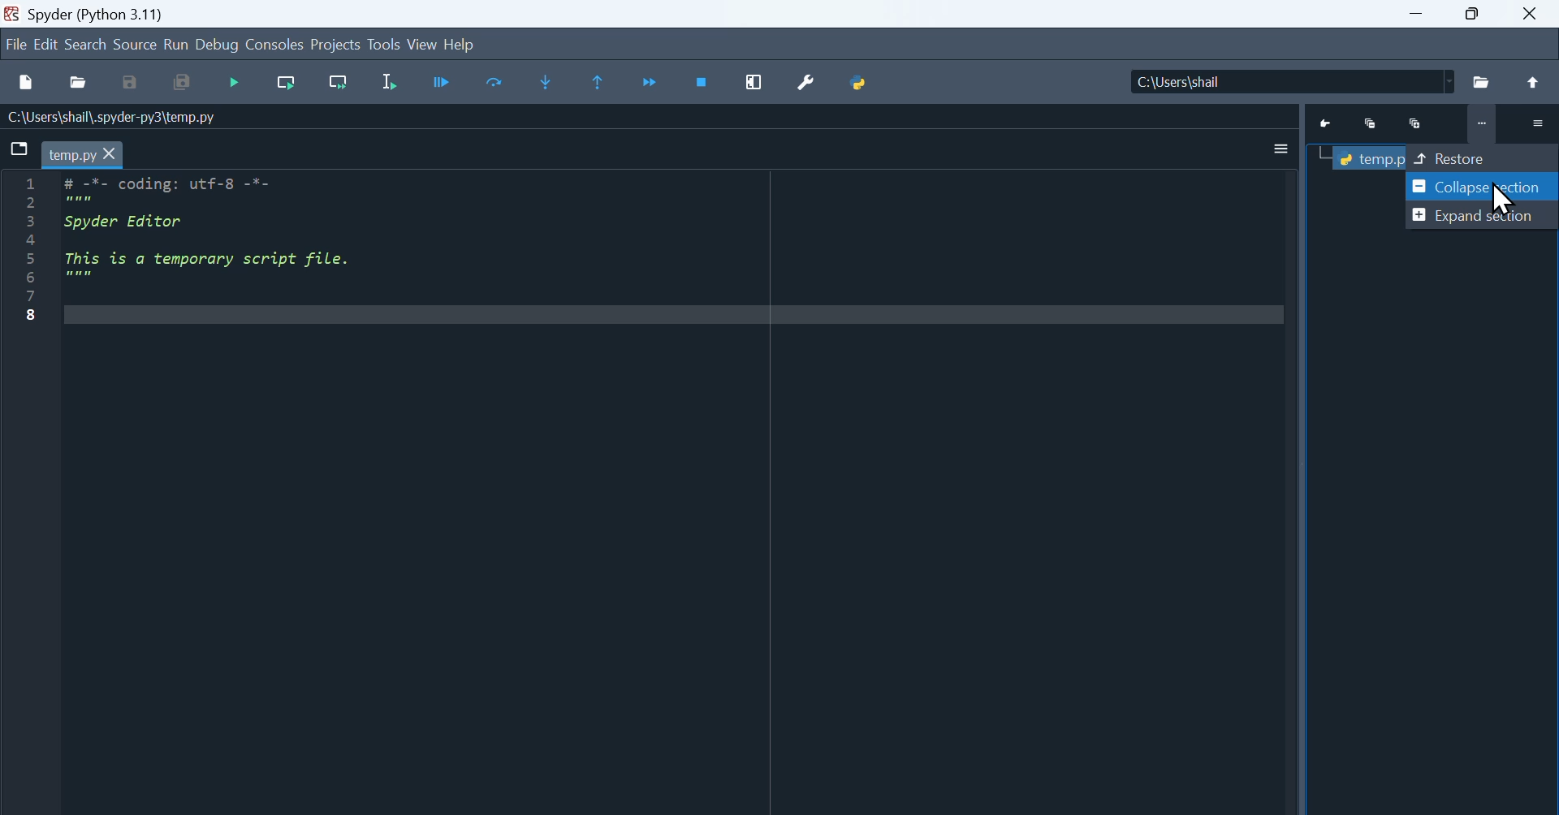 The image size is (1559, 815). I want to click on Expand section, so click(1475, 214).